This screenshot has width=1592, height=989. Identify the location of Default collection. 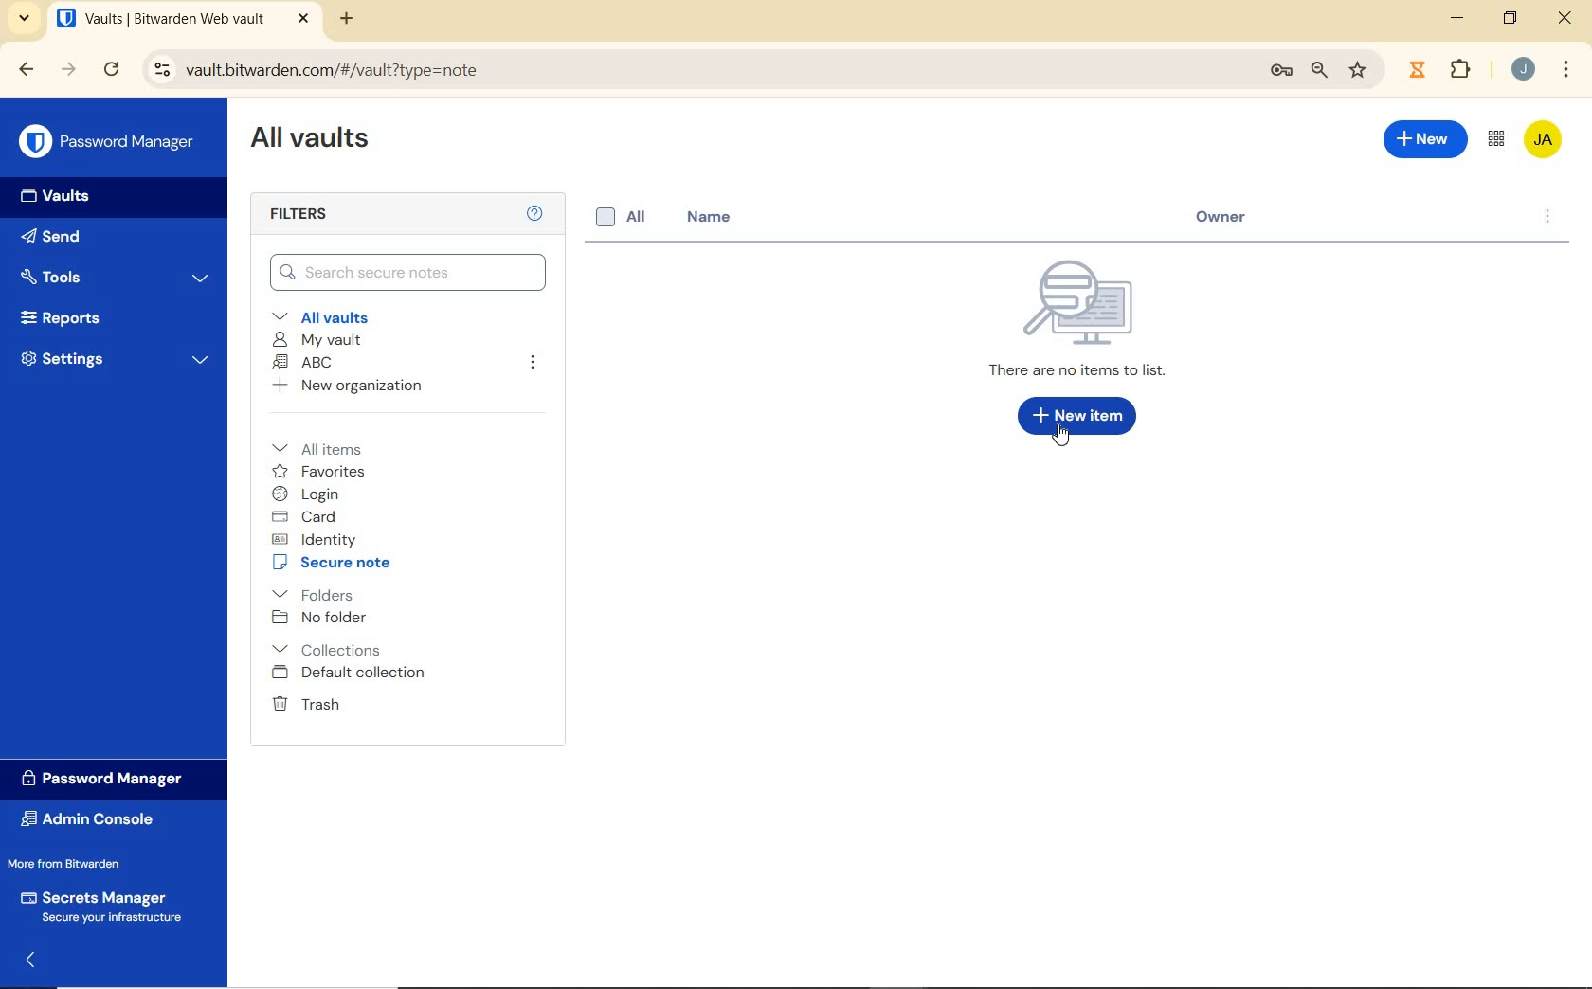
(351, 674).